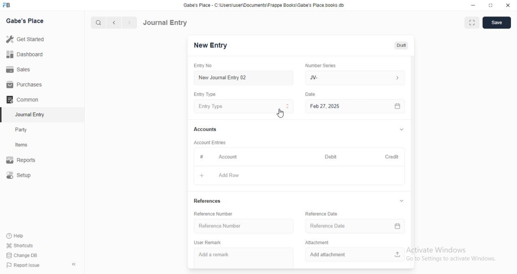  I want to click on Journal Entry, so click(166, 22).